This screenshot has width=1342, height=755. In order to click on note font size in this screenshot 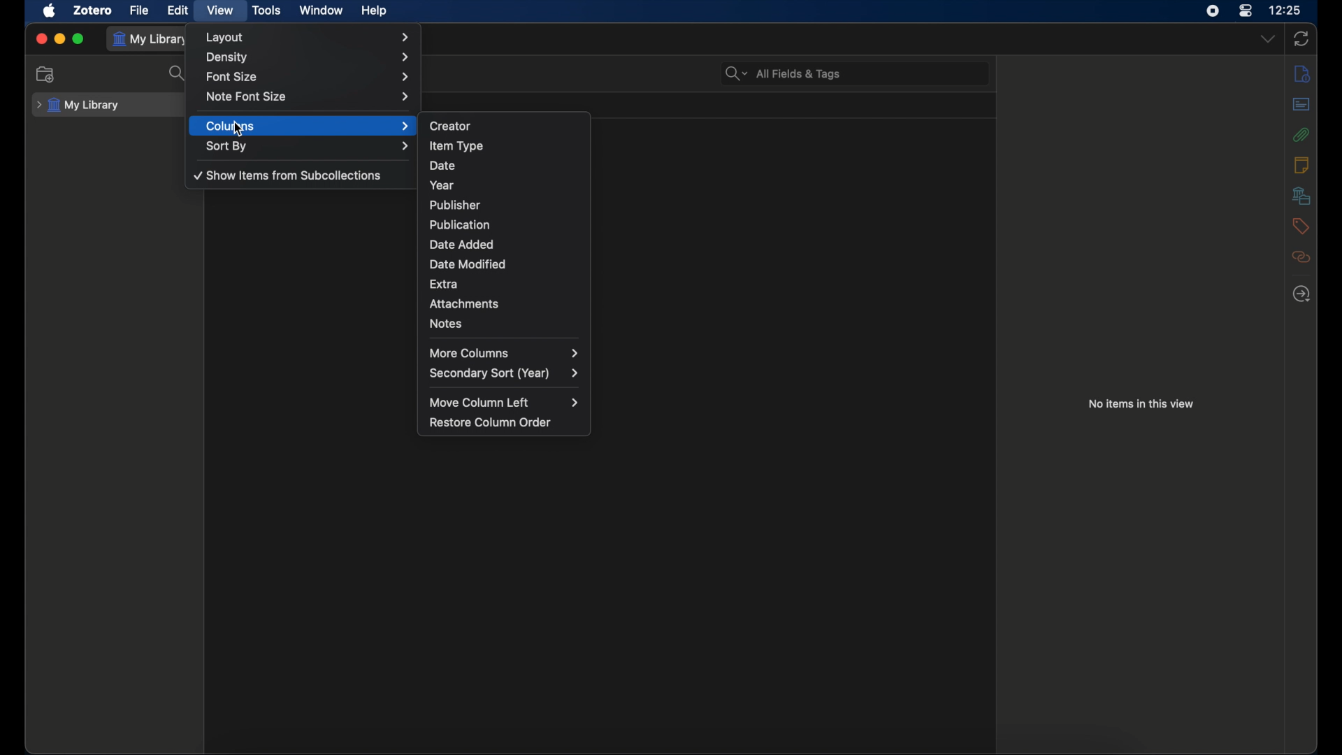, I will do `click(308, 97)`.